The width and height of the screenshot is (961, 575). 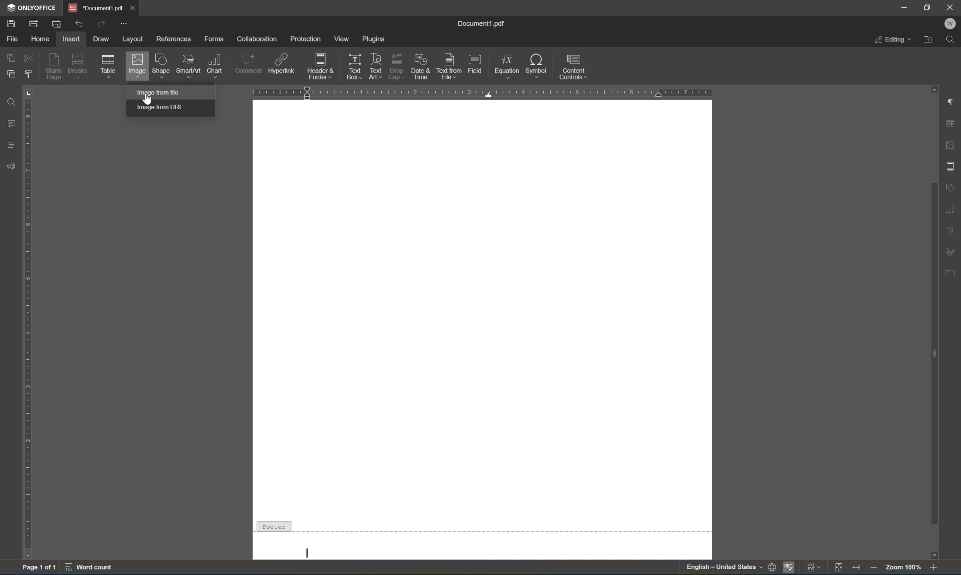 What do you see at coordinates (40, 566) in the screenshot?
I see `page 1 of 1` at bounding box center [40, 566].